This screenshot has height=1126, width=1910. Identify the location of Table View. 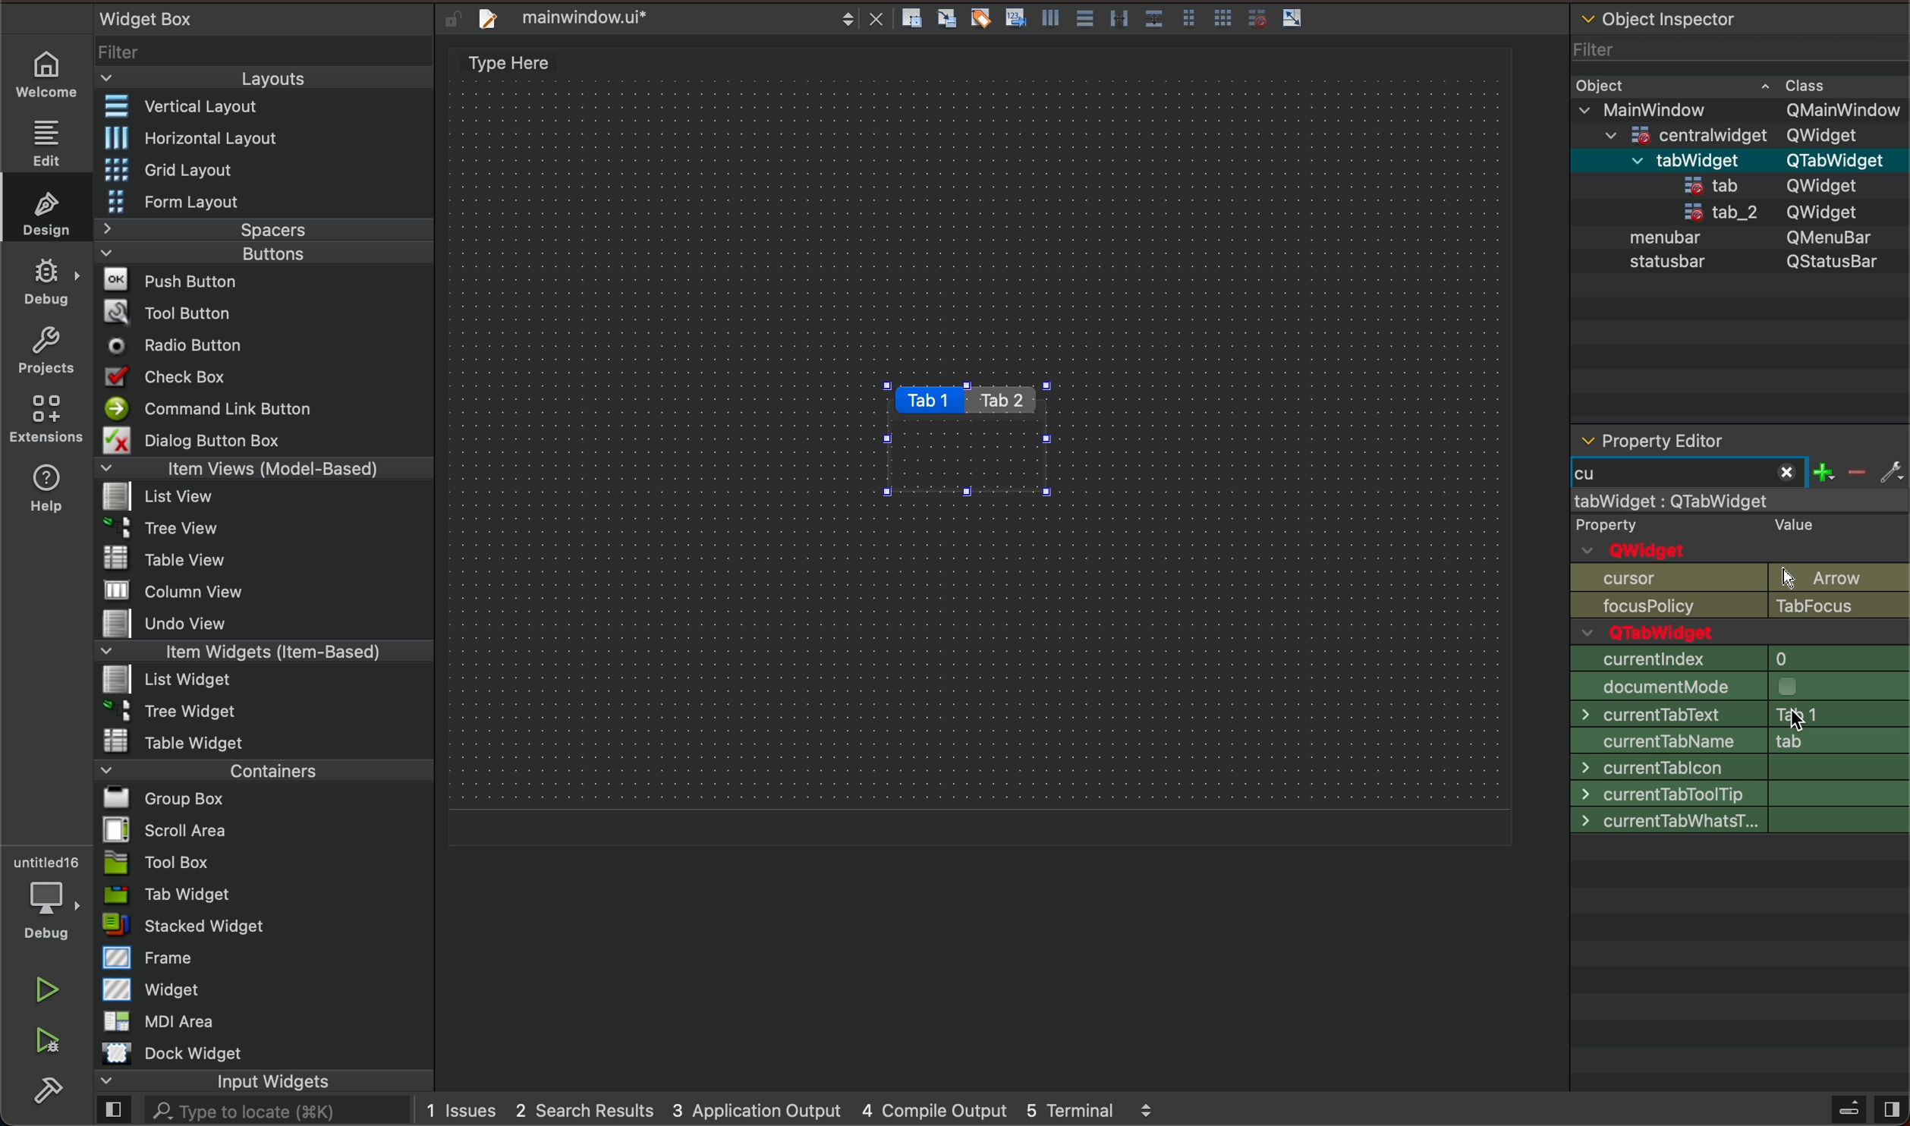
(146, 553).